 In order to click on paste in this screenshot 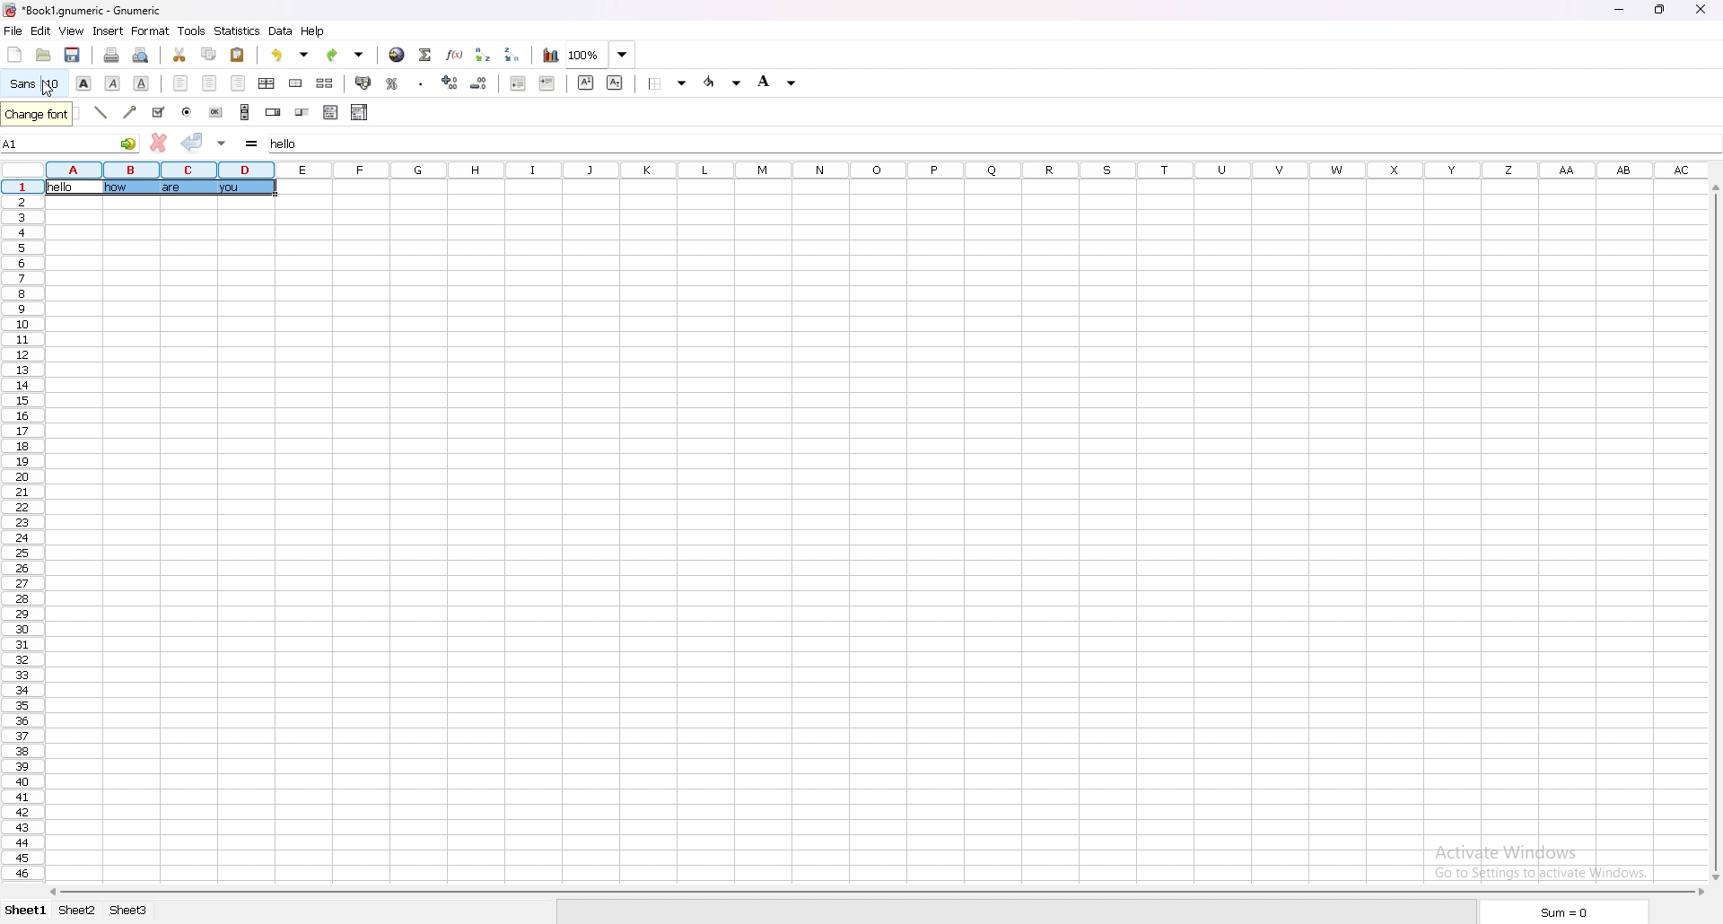, I will do `click(238, 54)`.